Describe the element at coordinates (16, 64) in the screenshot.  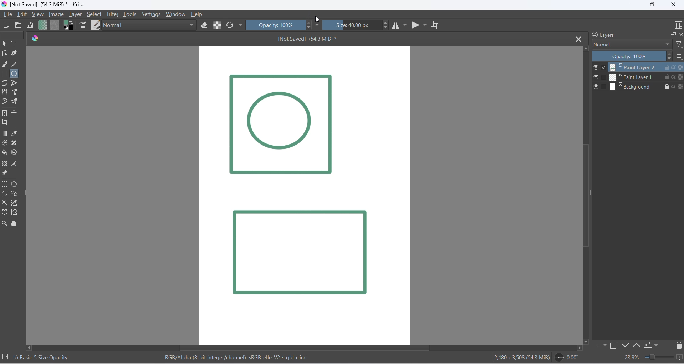
I see `line tool` at that location.